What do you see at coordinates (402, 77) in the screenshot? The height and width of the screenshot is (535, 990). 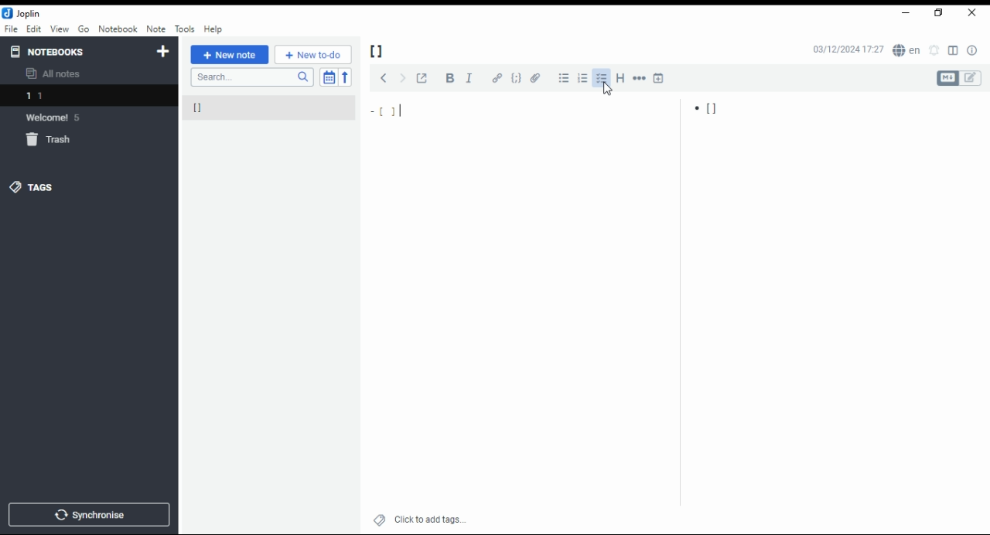 I see `next` at bounding box center [402, 77].